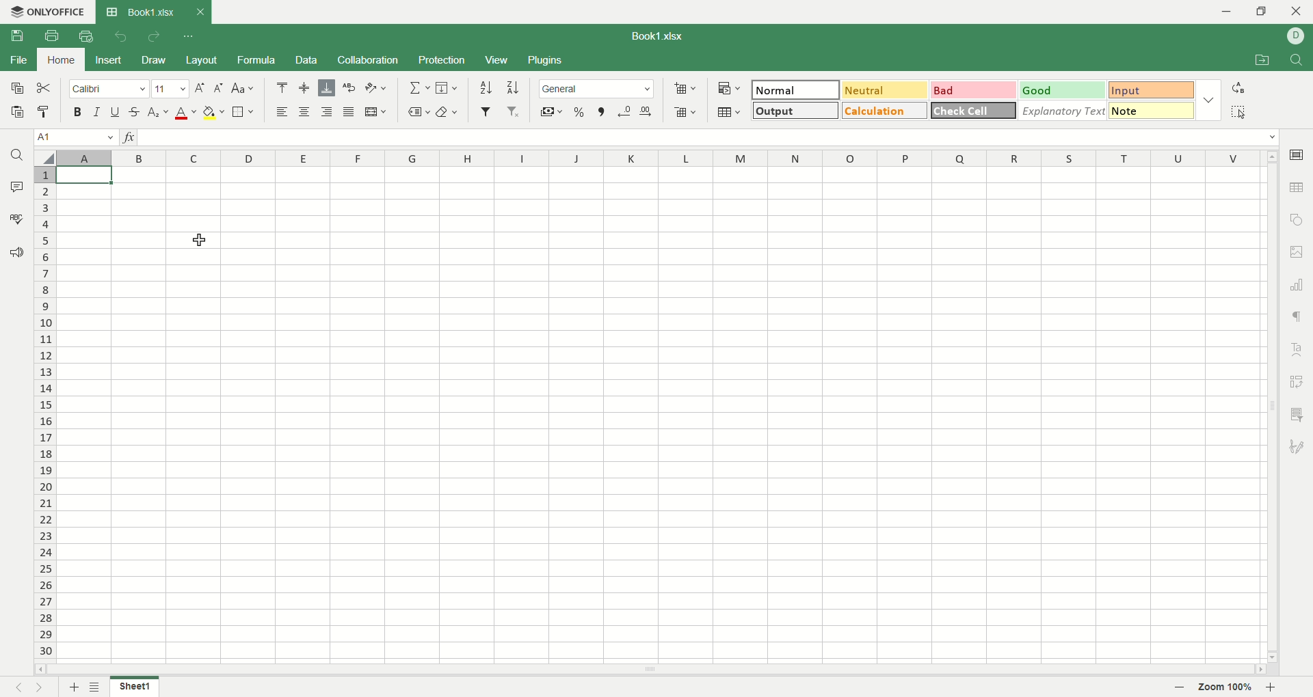 The width and height of the screenshot is (1313, 697). What do you see at coordinates (377, 111) in the screenshot?
I see `merge and center` at bounding box center [377, 111].